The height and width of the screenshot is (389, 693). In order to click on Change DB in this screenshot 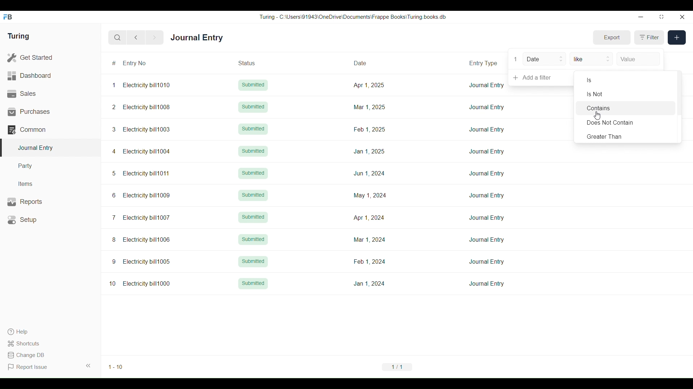, I will do `click(28, 355)`.